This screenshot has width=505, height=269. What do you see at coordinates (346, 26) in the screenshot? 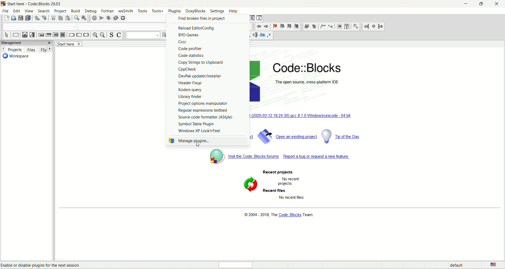
I see `help` at bounding box center [346, 26].